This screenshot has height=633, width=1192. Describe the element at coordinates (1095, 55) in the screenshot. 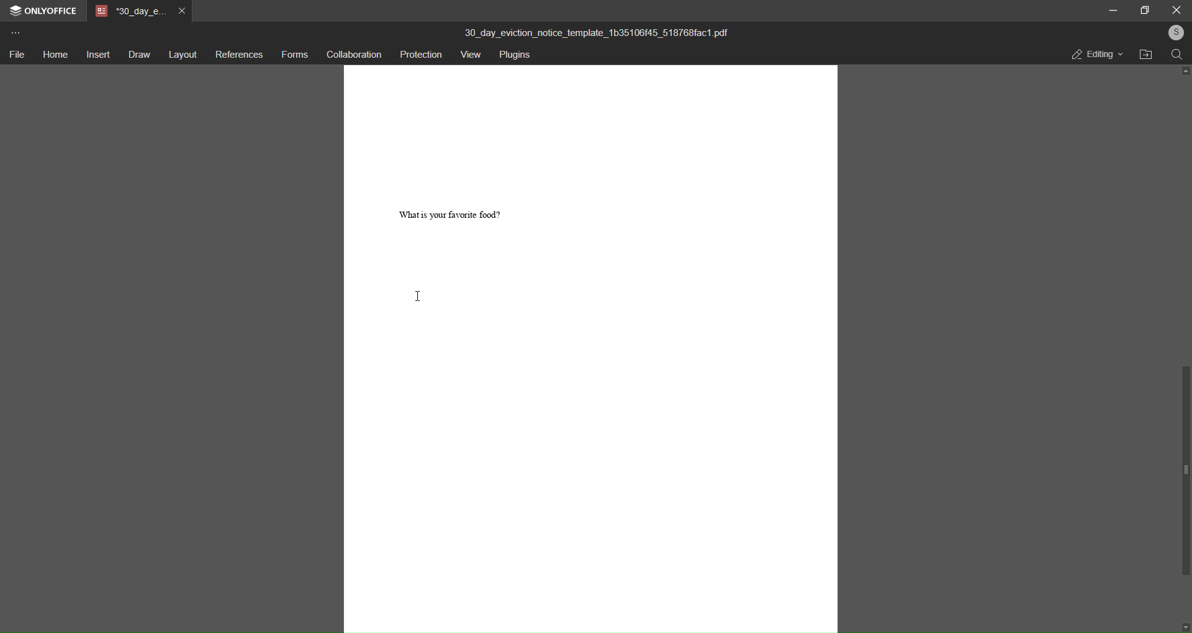

I see `editing` at that location.